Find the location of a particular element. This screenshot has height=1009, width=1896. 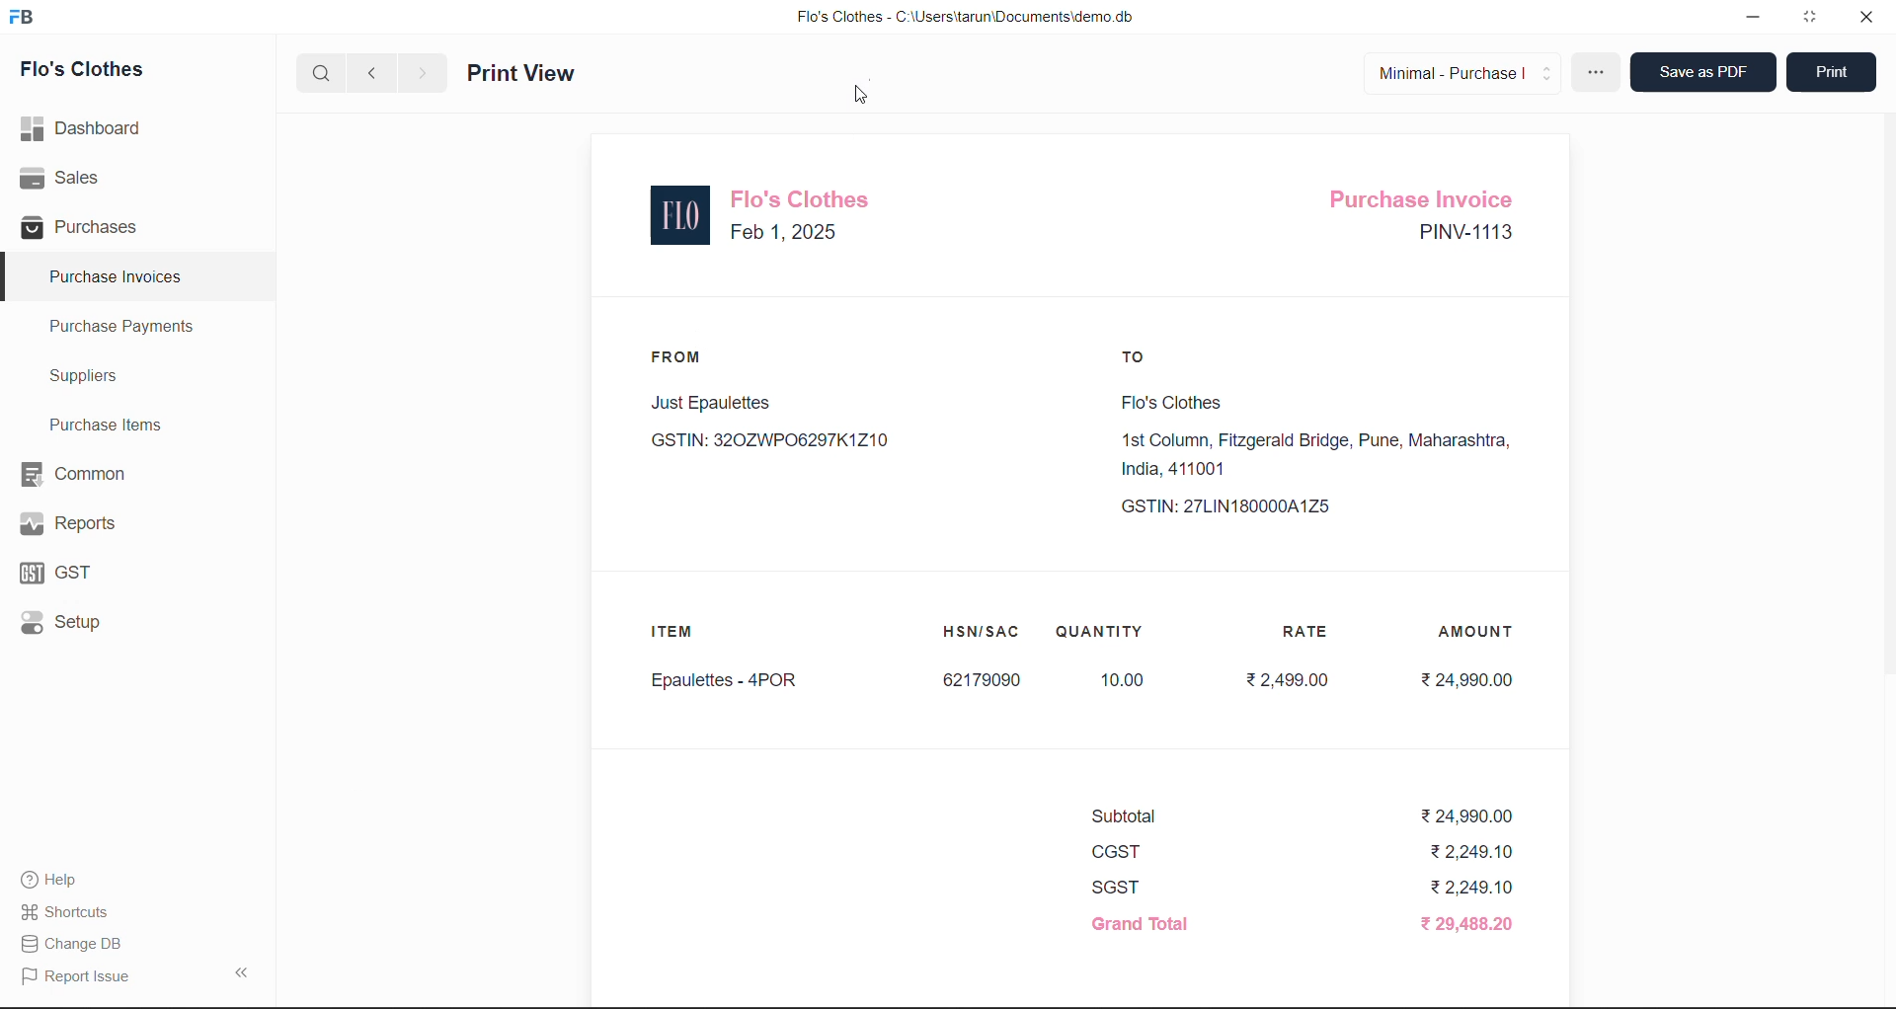

₹24,990.00 is located at coordinates (1475, 682).